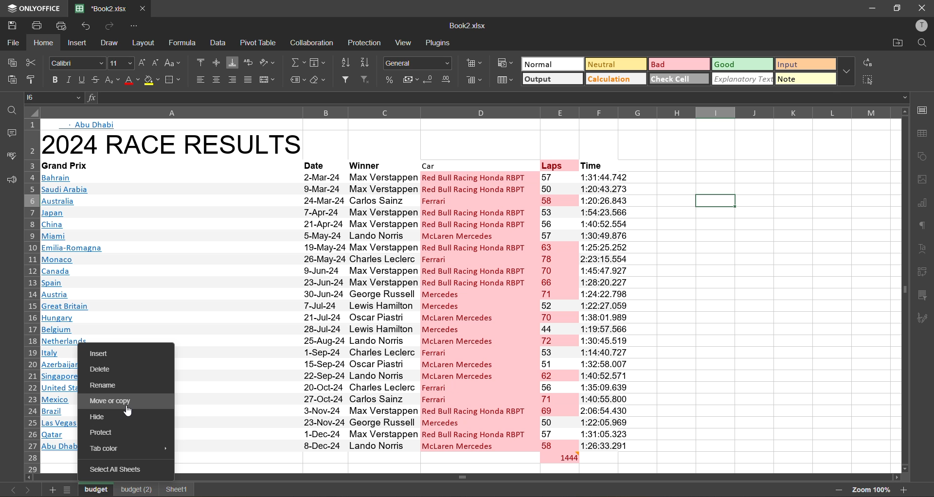 The width and height of the screenshot is (934, 497). What do you see at coordinates (113, 402) in the screenshot?
I see `move or copy` at bounding box center [113, 402].